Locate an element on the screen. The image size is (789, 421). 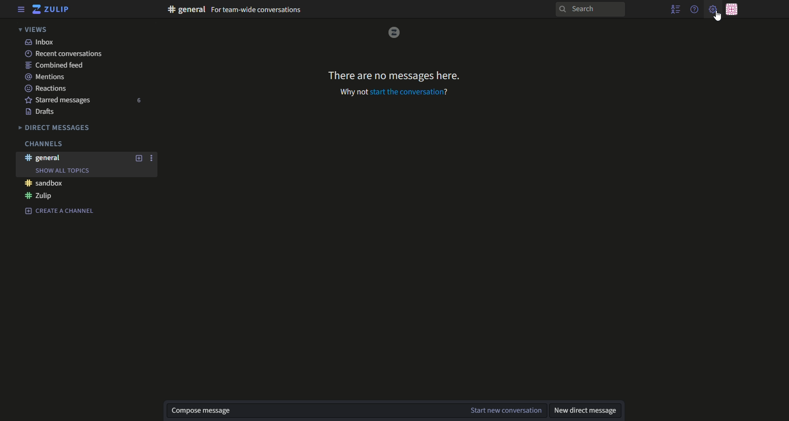
add new is located at coordinates (139, 158).